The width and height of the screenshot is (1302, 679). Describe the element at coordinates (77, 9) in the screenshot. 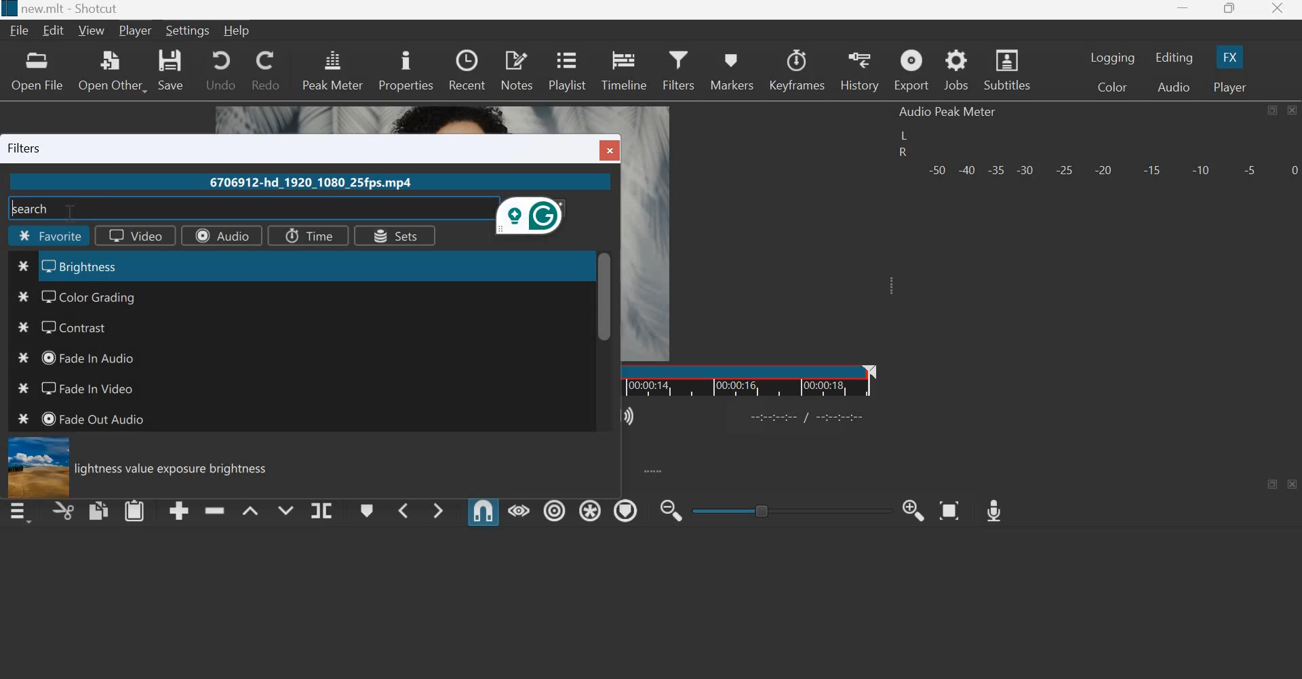

I see `new.mlt - Shotcut` at that location.